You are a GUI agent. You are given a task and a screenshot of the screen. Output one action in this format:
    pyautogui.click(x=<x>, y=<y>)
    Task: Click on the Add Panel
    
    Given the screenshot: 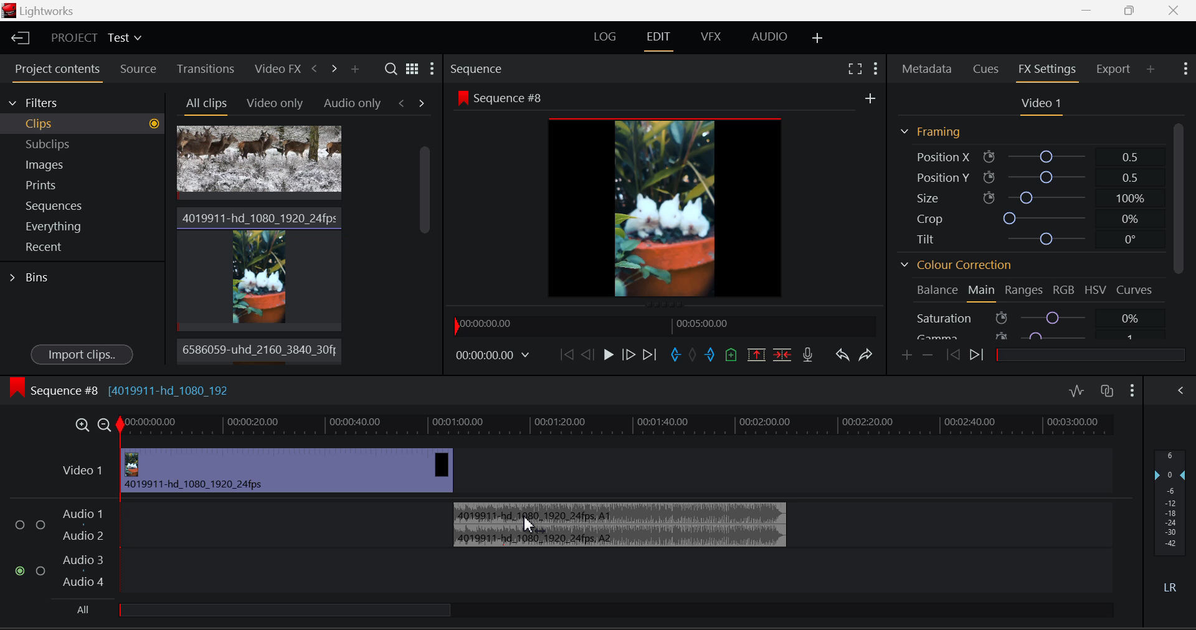 What is the action you would take?
    pyautogui.click(x=354, y=68)
    